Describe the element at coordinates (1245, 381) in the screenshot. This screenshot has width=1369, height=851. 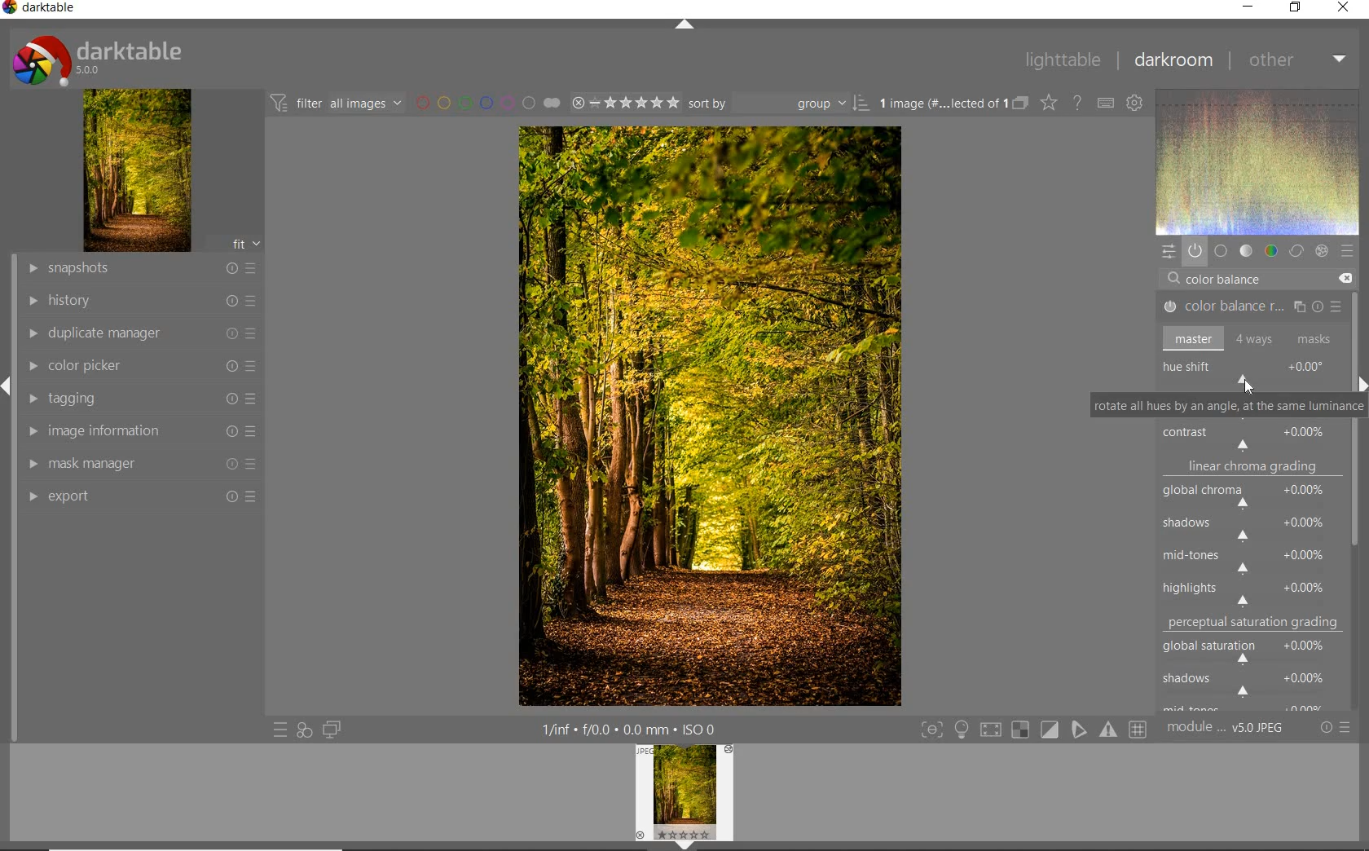
I see `CURSOR POSITION` at that location.